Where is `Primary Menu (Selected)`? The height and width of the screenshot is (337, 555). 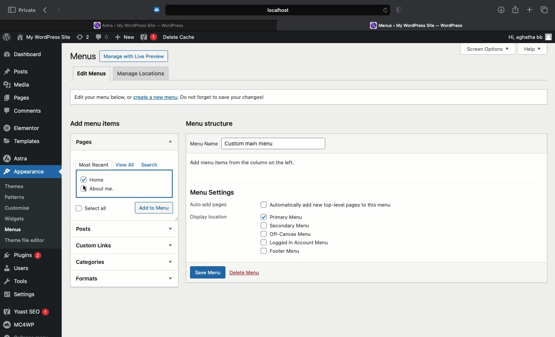
Primary Menu (Selected) is located at coordinates (292, 217).